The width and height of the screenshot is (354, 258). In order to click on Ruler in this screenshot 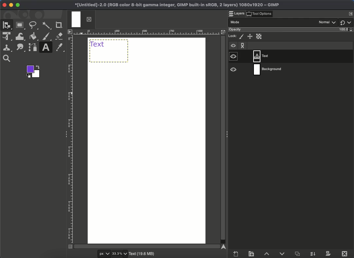, I will do `click(152, 32)`.